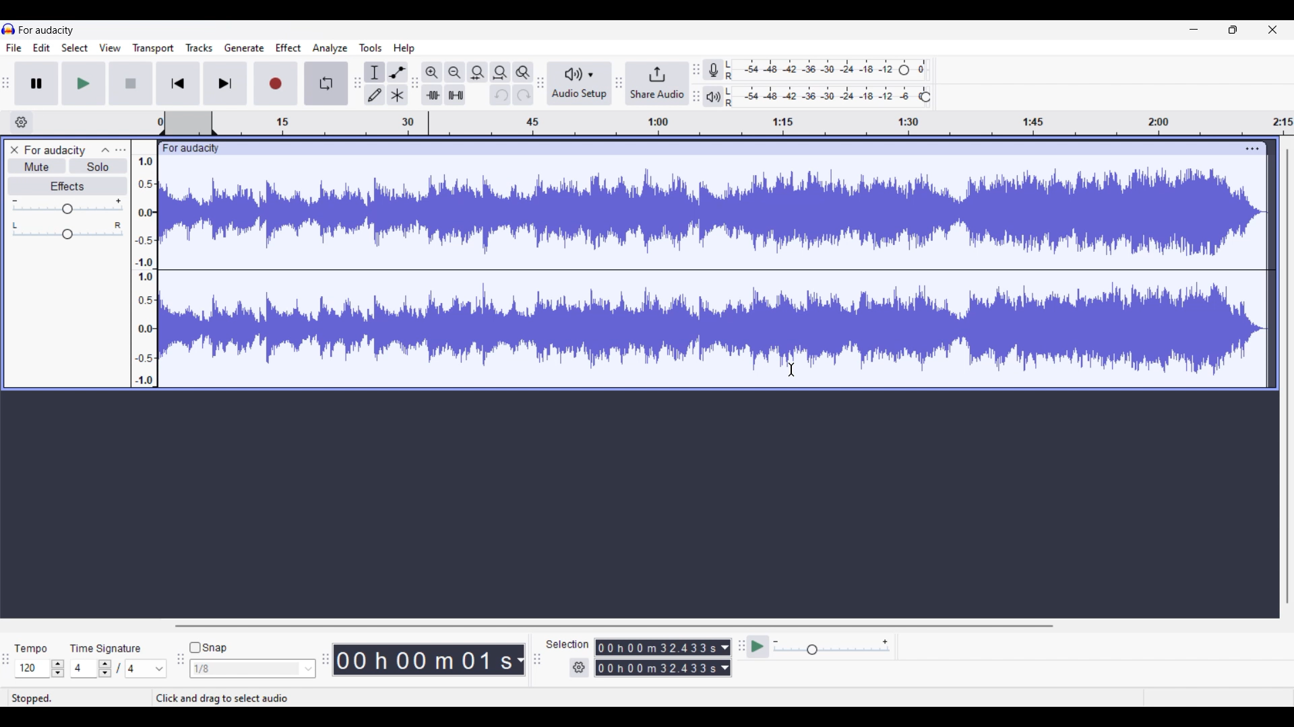 The width and height of the screenshot is (1294, 727). I want to click on Current timestamp of track, so click(423, 660).